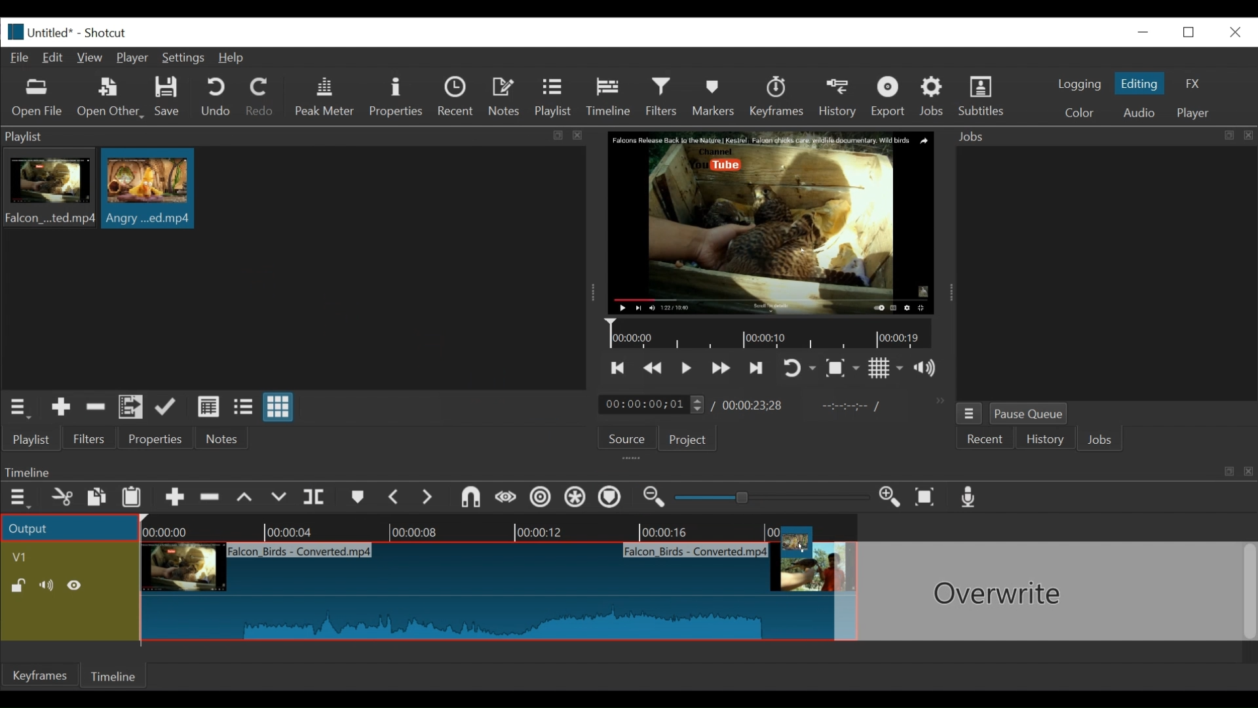 This screenshot has height=708, width=1258. I want to click on Total duration, so click(757, 405).